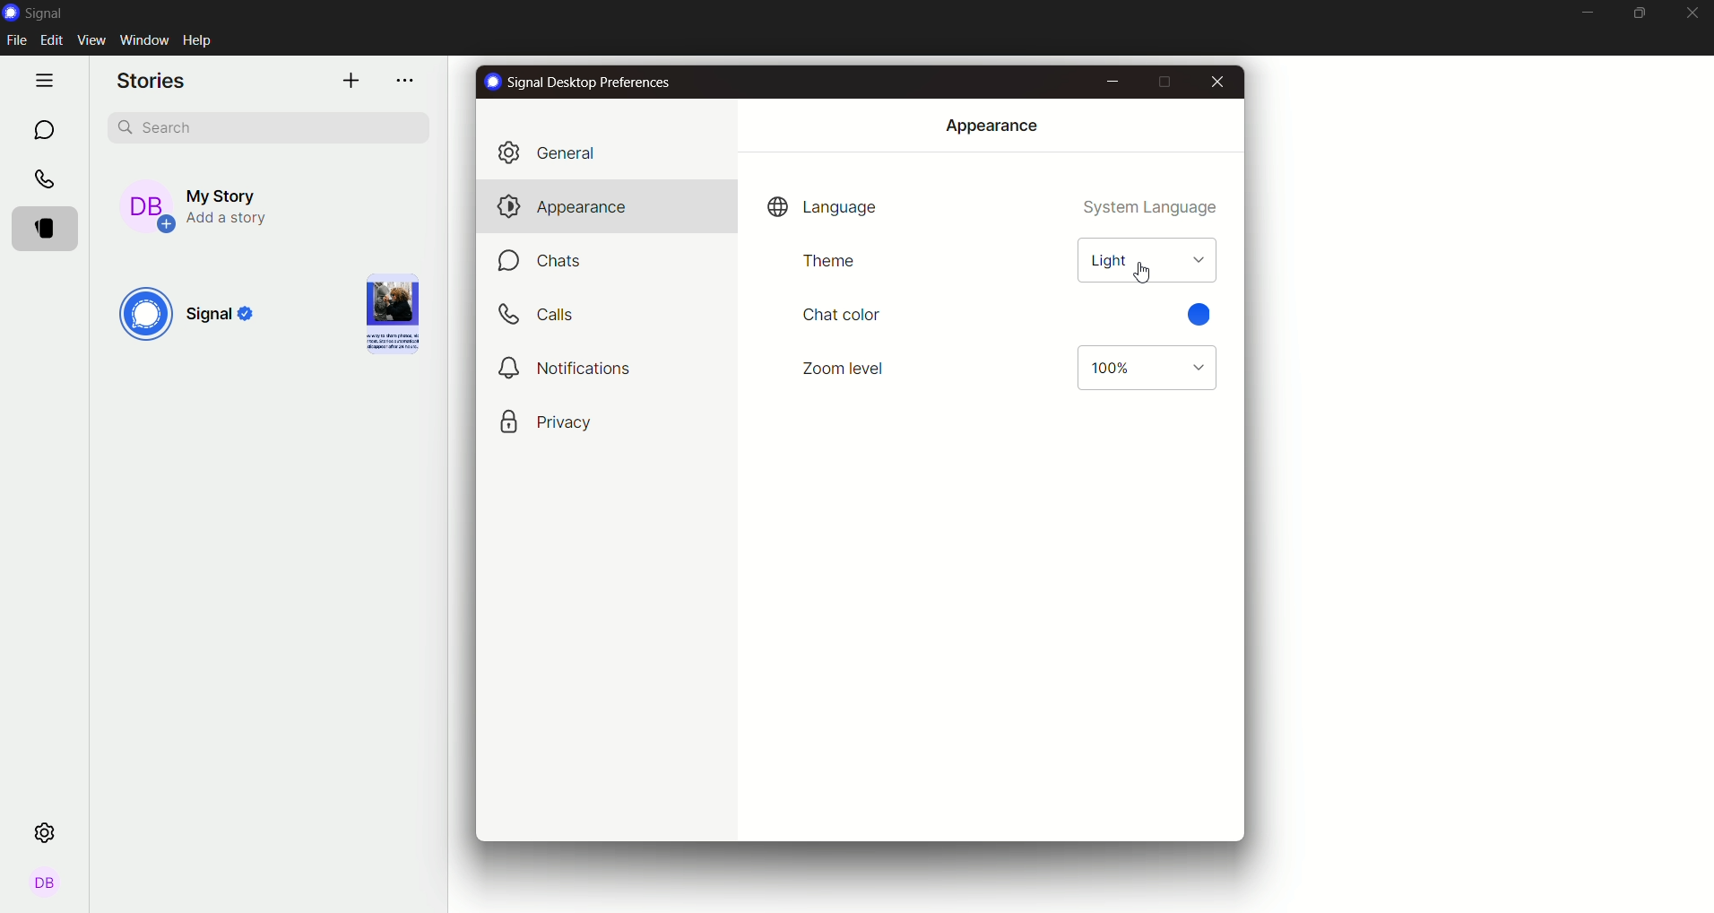 This screenshot has width=1714, height=913. I want to click on chats, so click(546, 262).